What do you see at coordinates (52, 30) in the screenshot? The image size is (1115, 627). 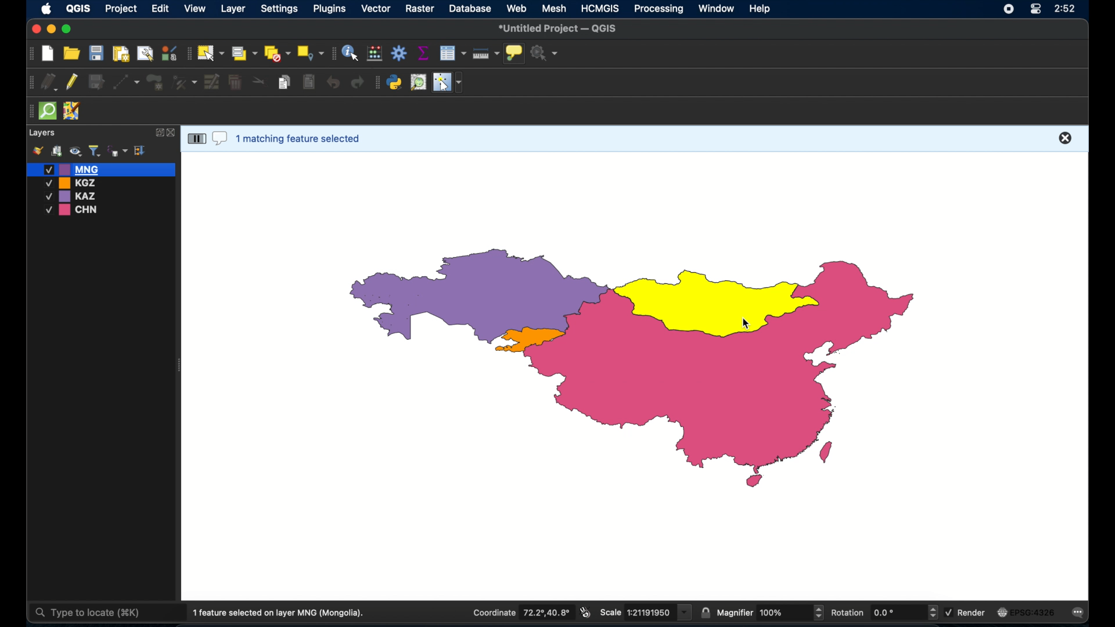 I see `minimize` at bounding box center [52, 30].